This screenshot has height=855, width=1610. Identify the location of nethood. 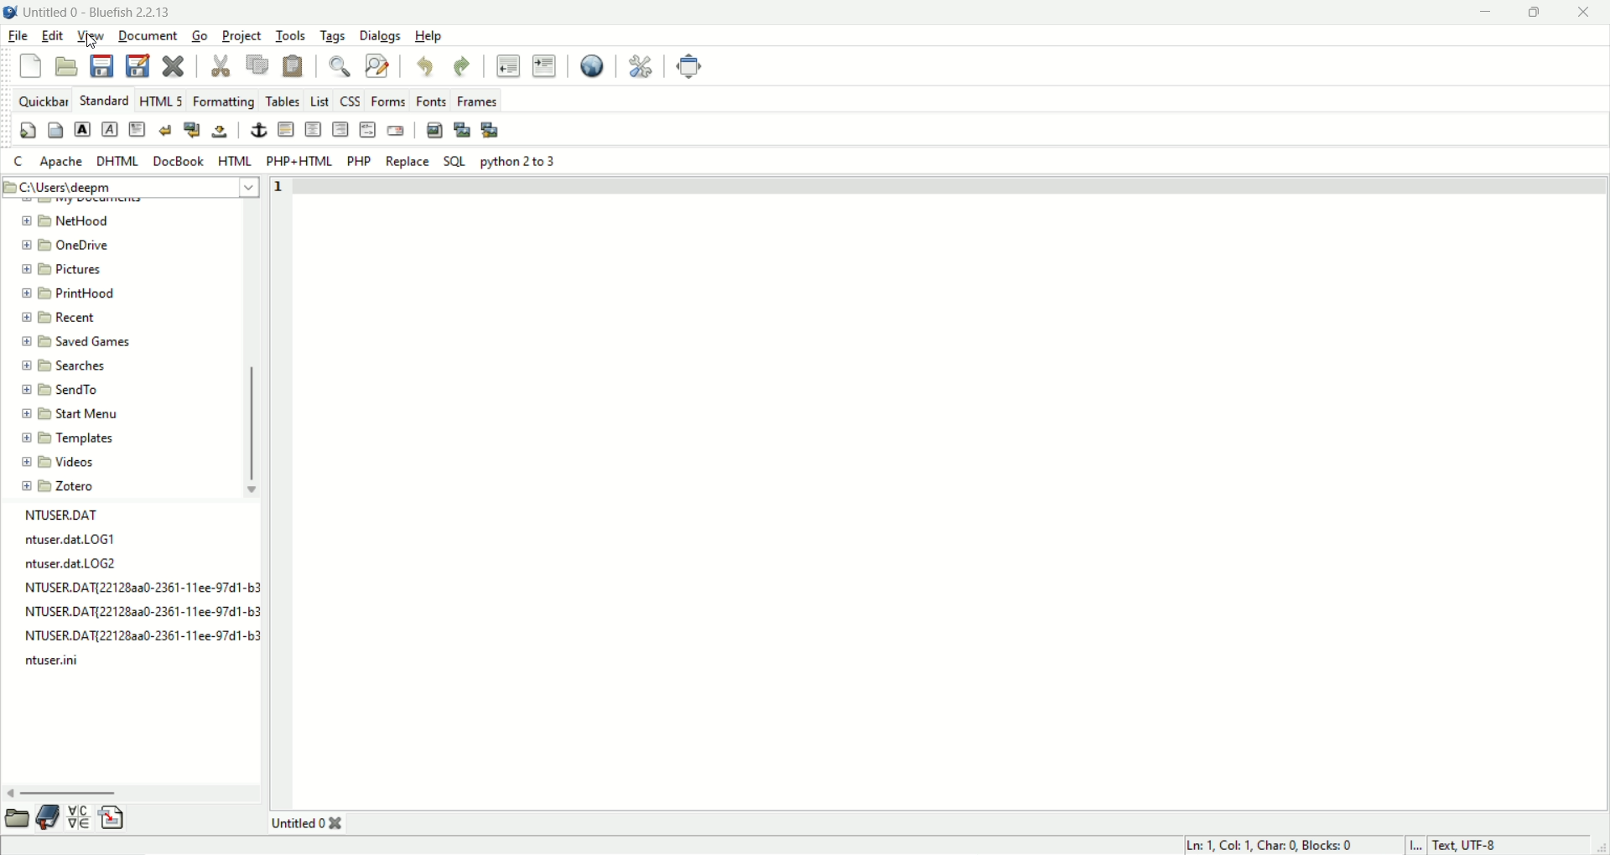
(65, 220).